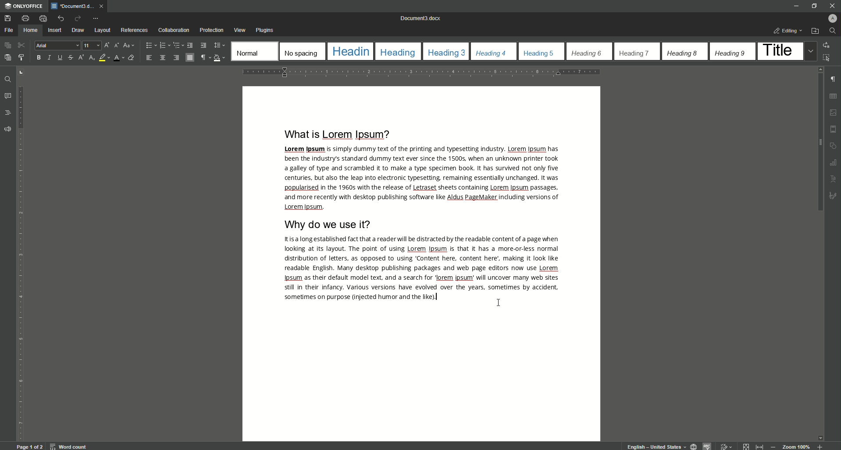 This screenshot has height=450, width=841. Describe the element at coordinates (116, 58) in the screenshot. I see `Font Color` at that location.